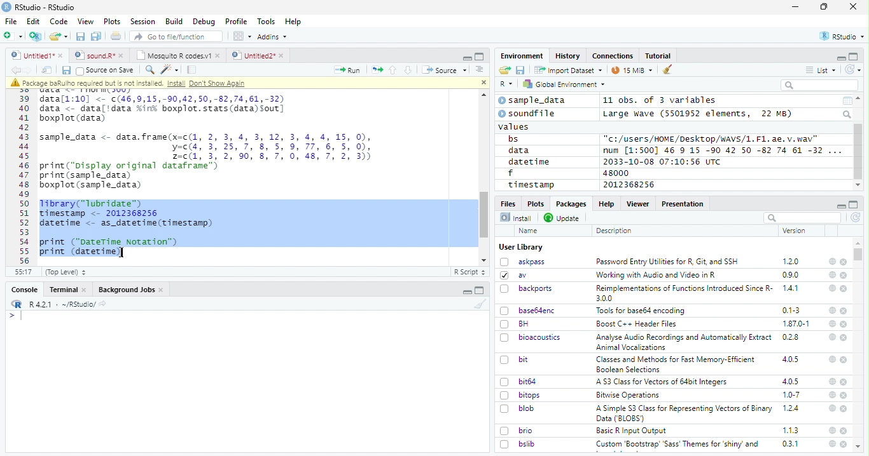  What do you see at coordinates (518, 382) in the screenshot?
I see `bit64` at bounding box center [518, 382].